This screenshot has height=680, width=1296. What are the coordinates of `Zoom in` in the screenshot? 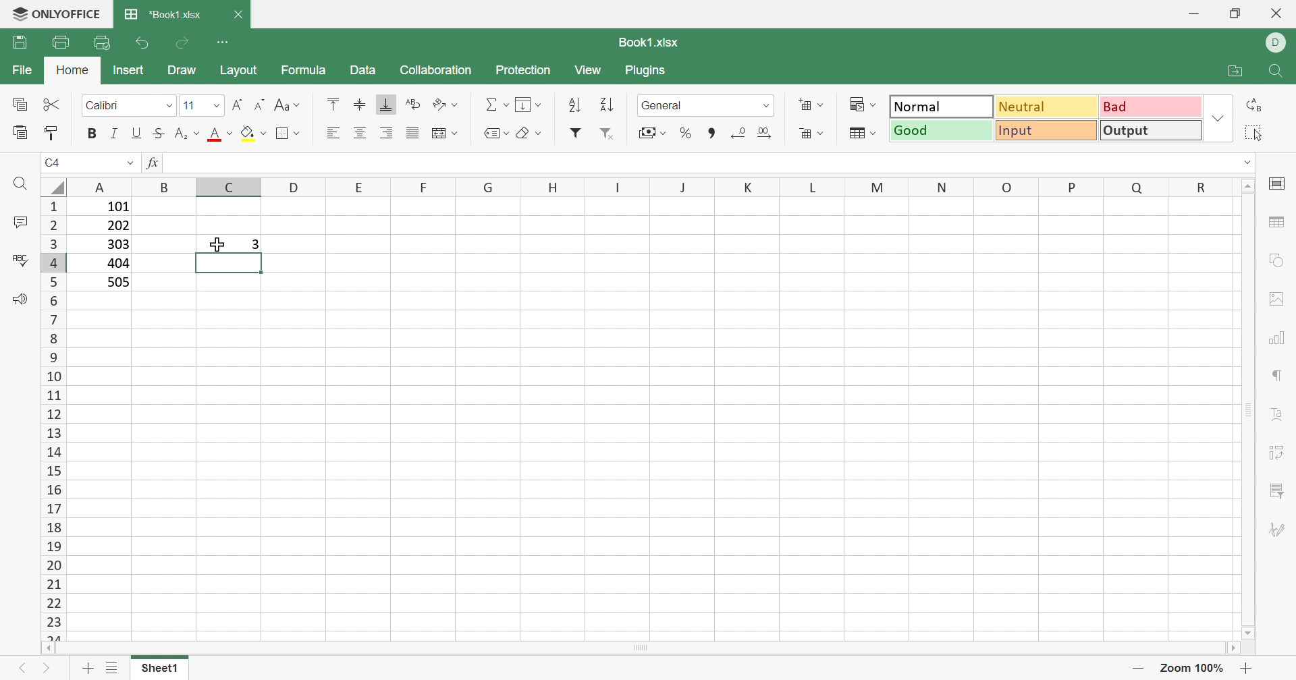 It's located at (1248, 668).